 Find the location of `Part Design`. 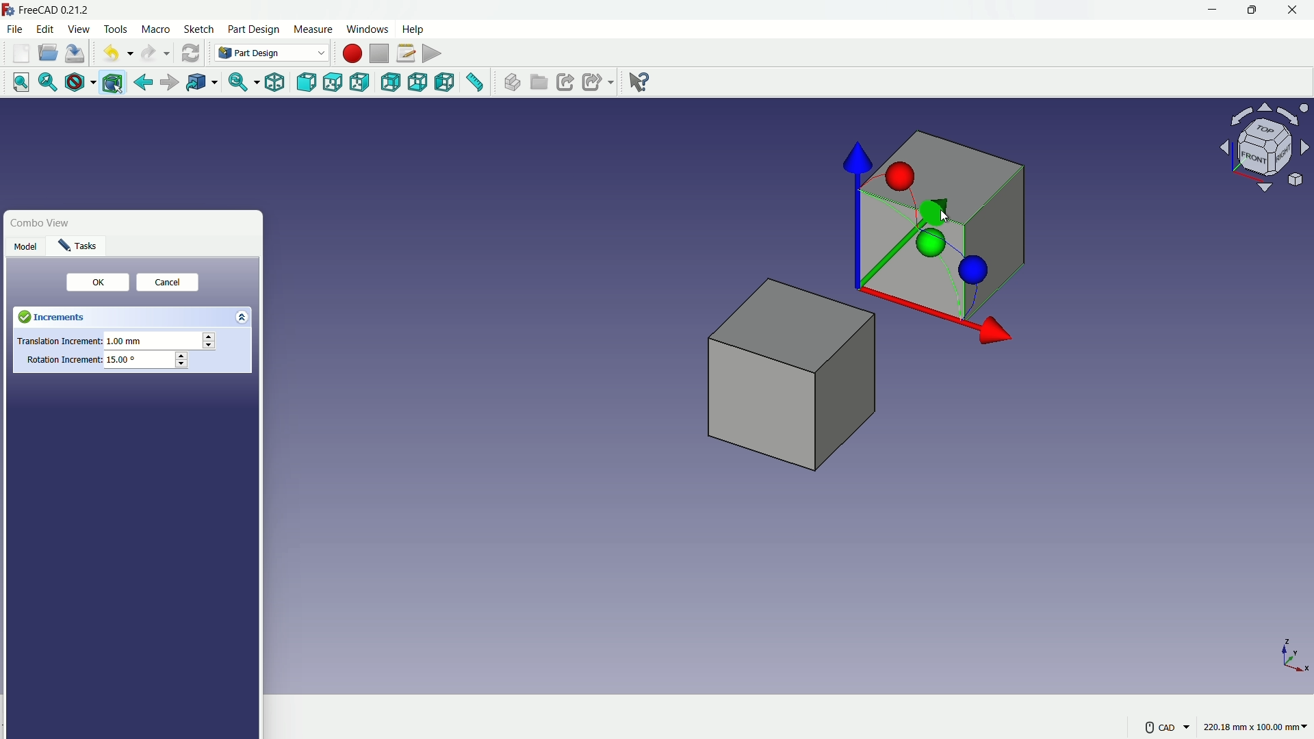

Part Design is located at coordinates (272, 53).